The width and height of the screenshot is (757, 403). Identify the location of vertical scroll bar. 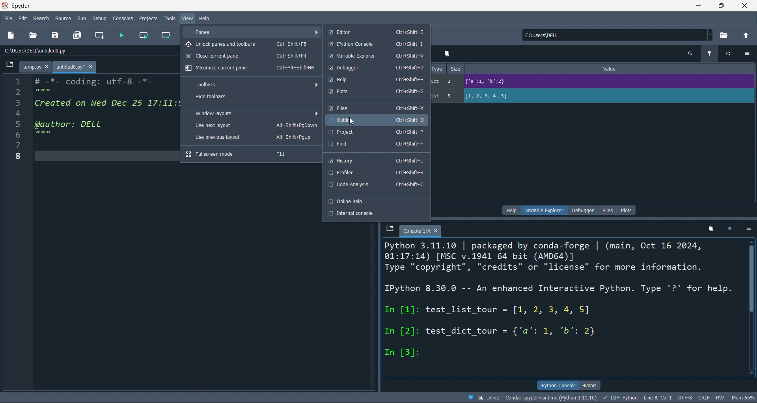
(752, 283).